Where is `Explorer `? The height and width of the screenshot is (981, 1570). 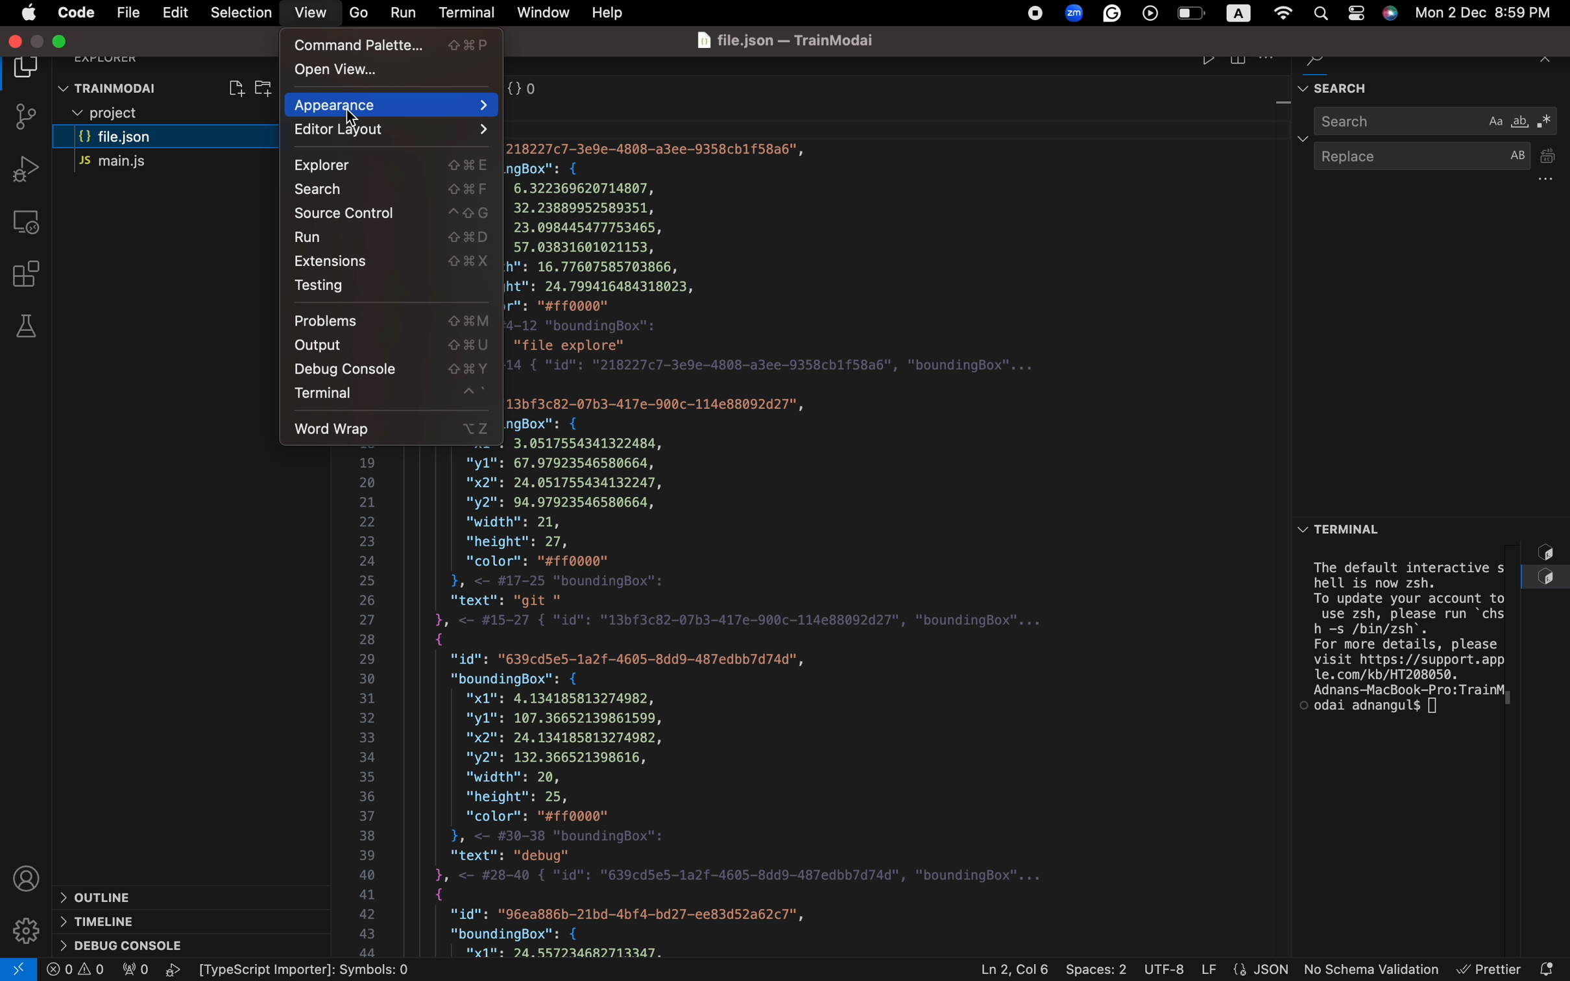 Explorer  is located at coordinates (394, 166).